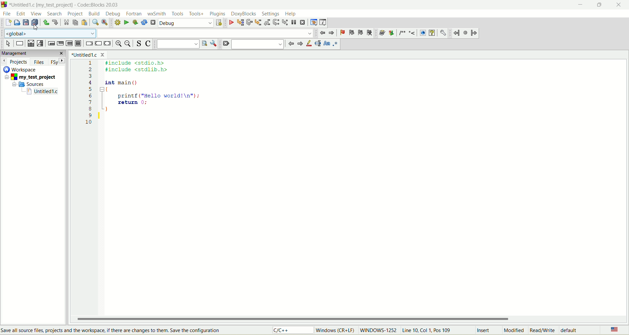 The height and width of the screenshot is (335, 629). I want to click on Cursor, so click(38, 27).